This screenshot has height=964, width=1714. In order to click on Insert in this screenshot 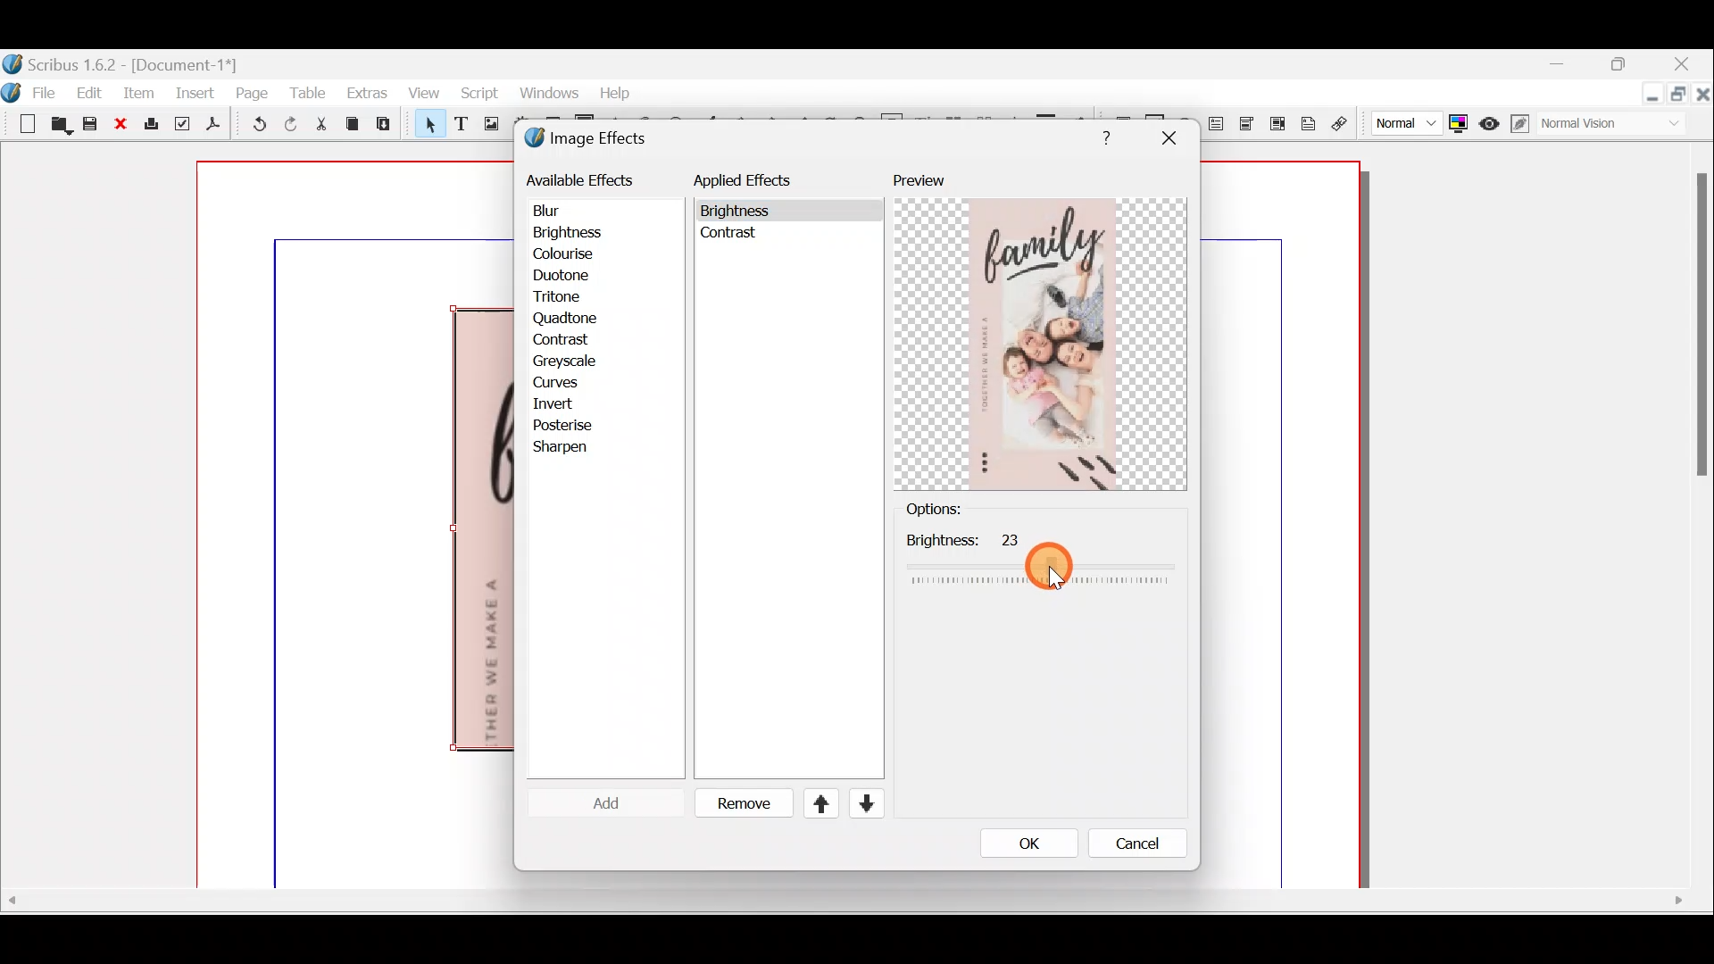, I will do `click(196, 92)`.